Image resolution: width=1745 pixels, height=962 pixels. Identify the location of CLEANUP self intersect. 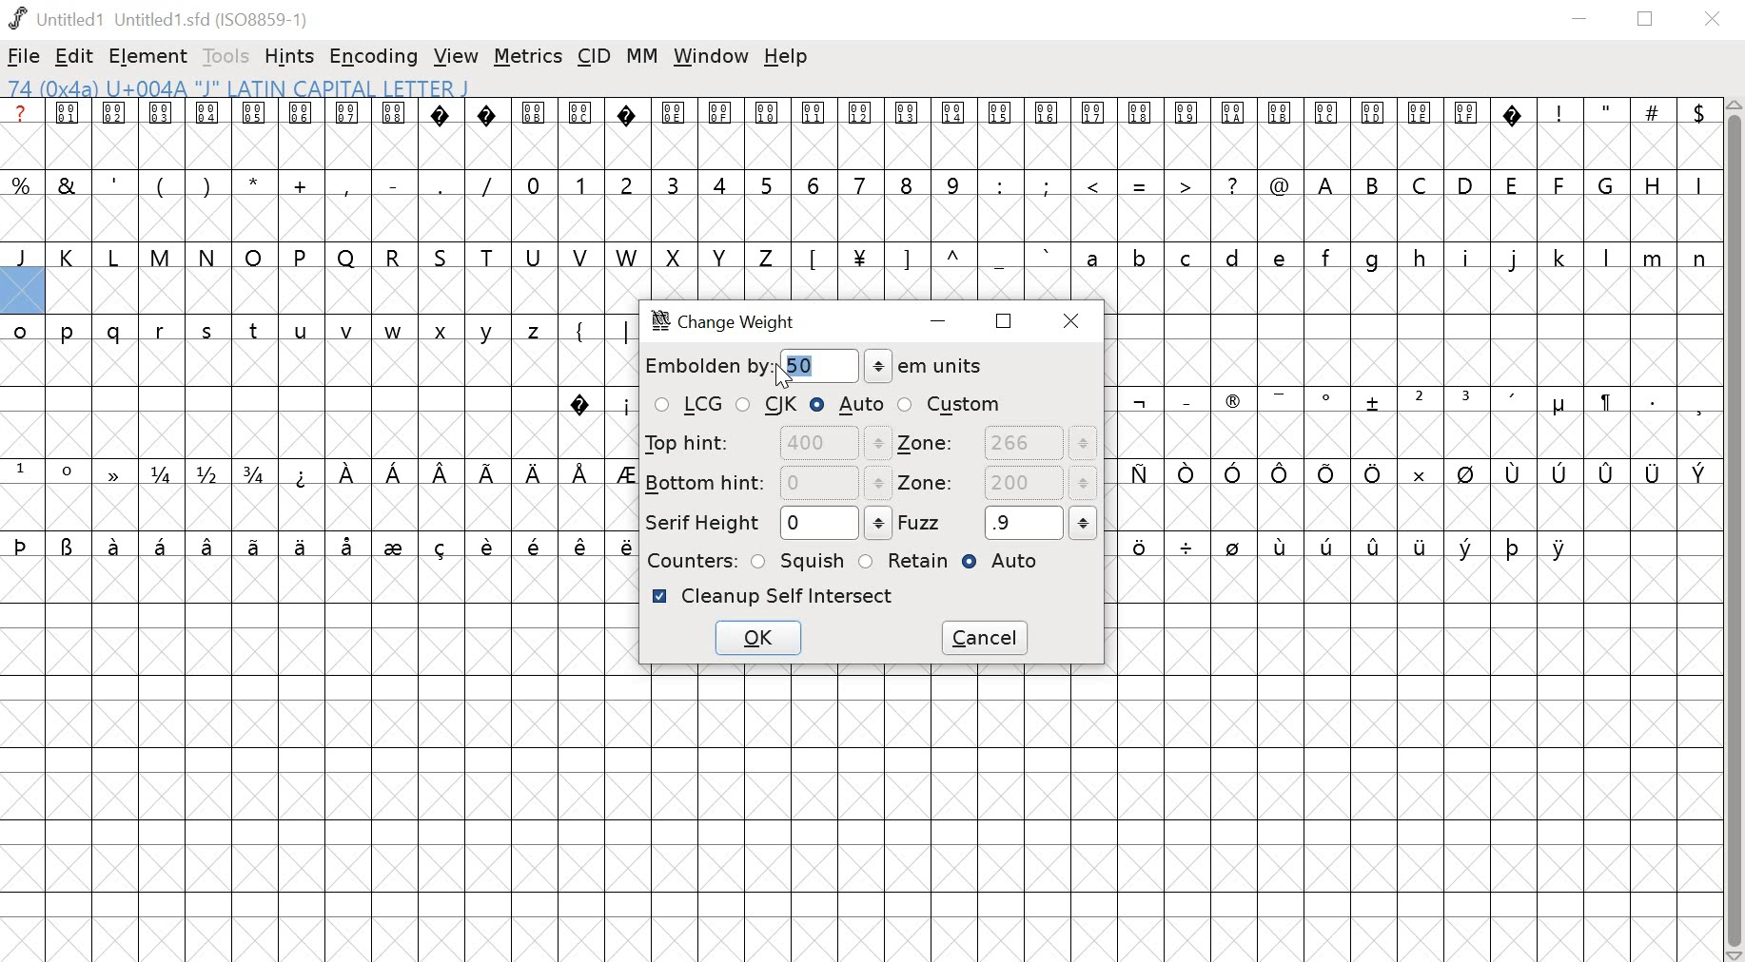
(774, 596).